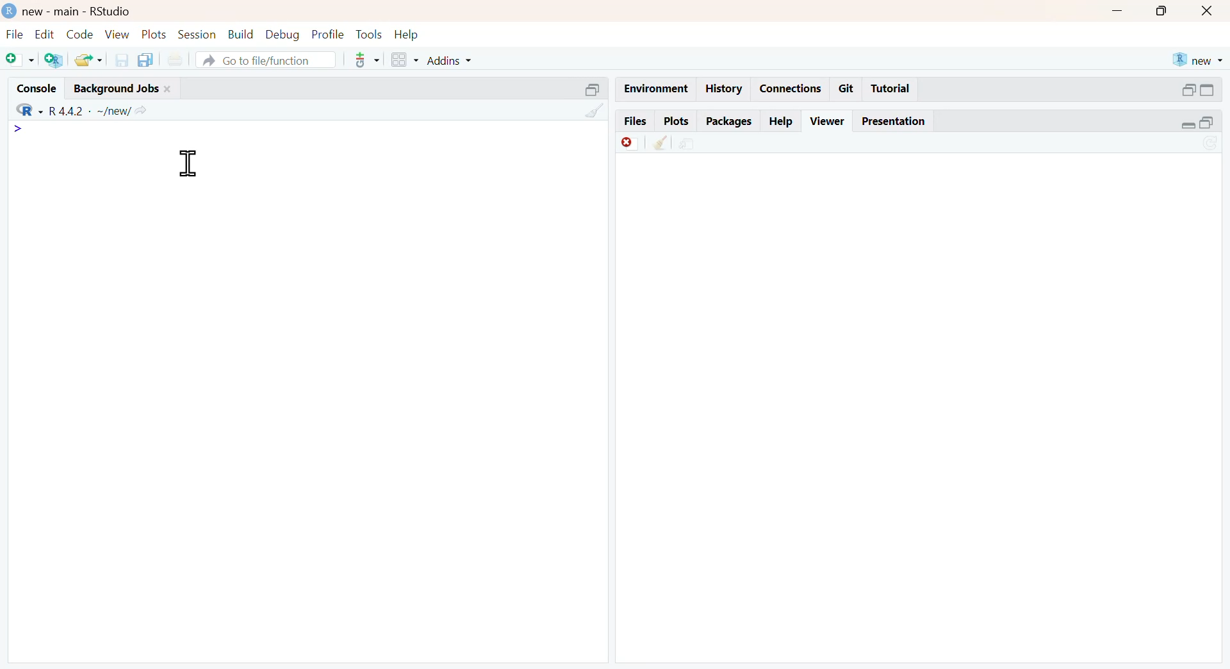 The height and width of the screenshot is (669, 1230). Describe the element at coordinates (782, 121) in the screenshot. I see `help` at that location.